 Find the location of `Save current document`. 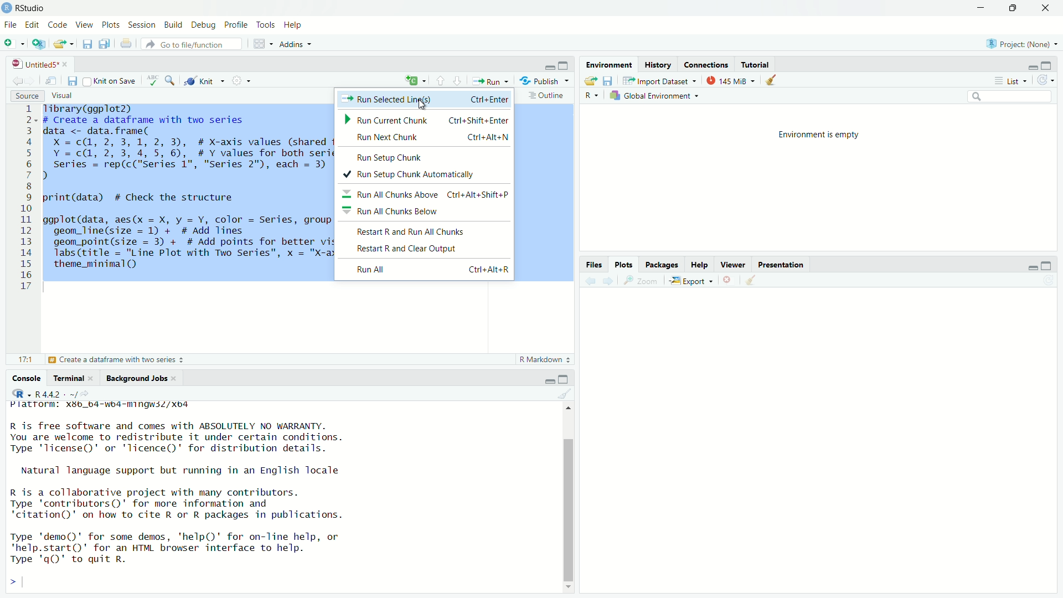

Save current document is located at coordinates (73, 81).